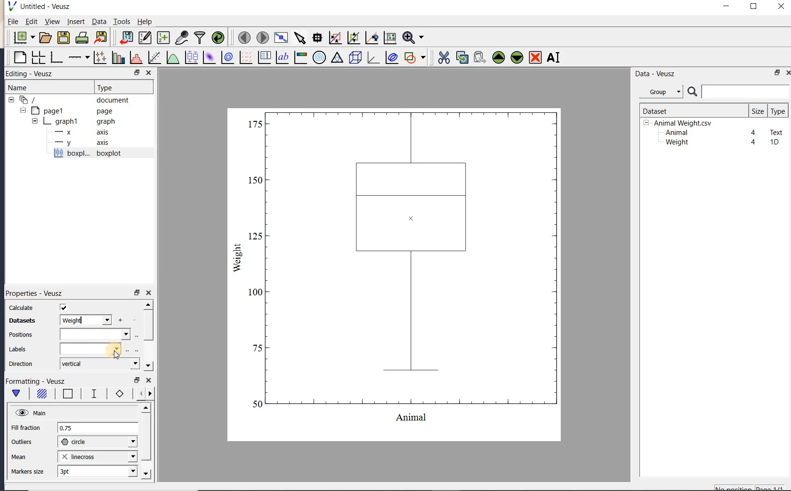  What do you see at coordinates (499, 58) in the screenshot?
I see `move the selected widget up` at bounding box center [499, 58].